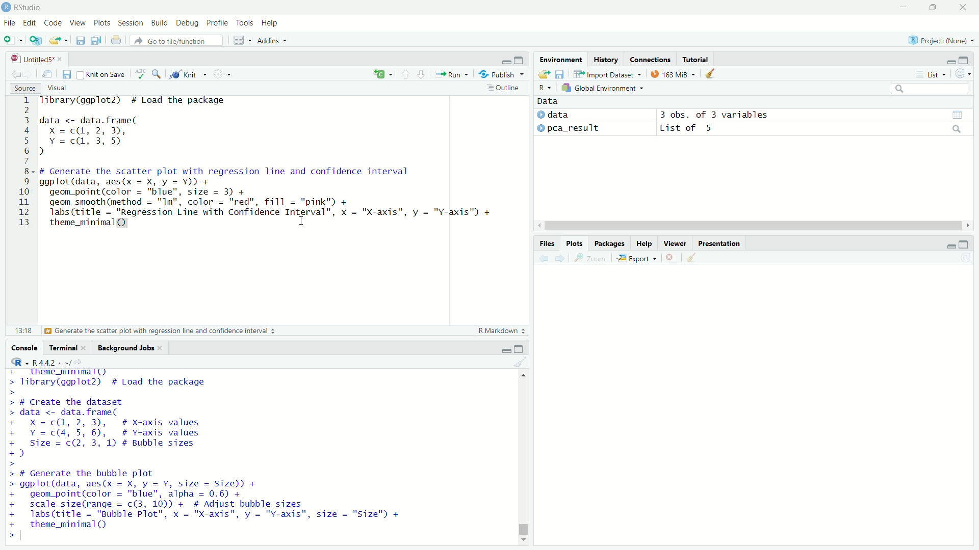 The image size is (979, 550). What do you see at coordinates (540, 128) in the screenshot?
I see `expand/collapse` at bounding box center [540, 128].